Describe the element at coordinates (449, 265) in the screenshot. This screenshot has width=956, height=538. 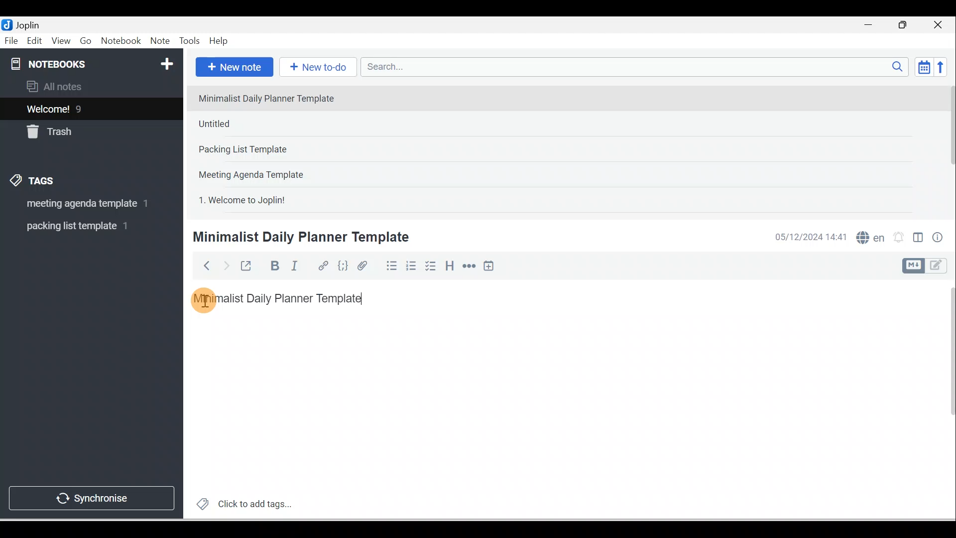
I see `Heading` at that location.